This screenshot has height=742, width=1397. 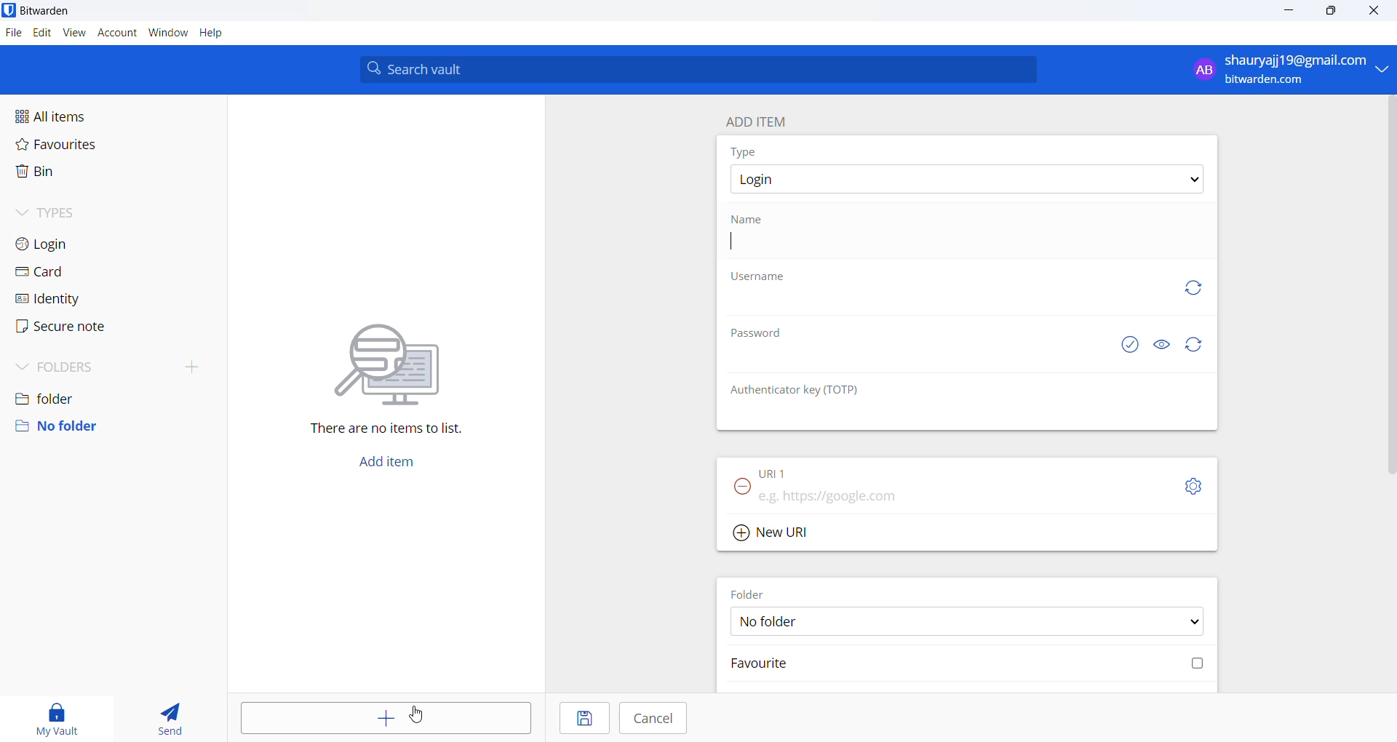 What do you see at coordinates (1388, 284) in the screenshot?
I see `vertical scrollbar` at bounding box center [1388, 284].